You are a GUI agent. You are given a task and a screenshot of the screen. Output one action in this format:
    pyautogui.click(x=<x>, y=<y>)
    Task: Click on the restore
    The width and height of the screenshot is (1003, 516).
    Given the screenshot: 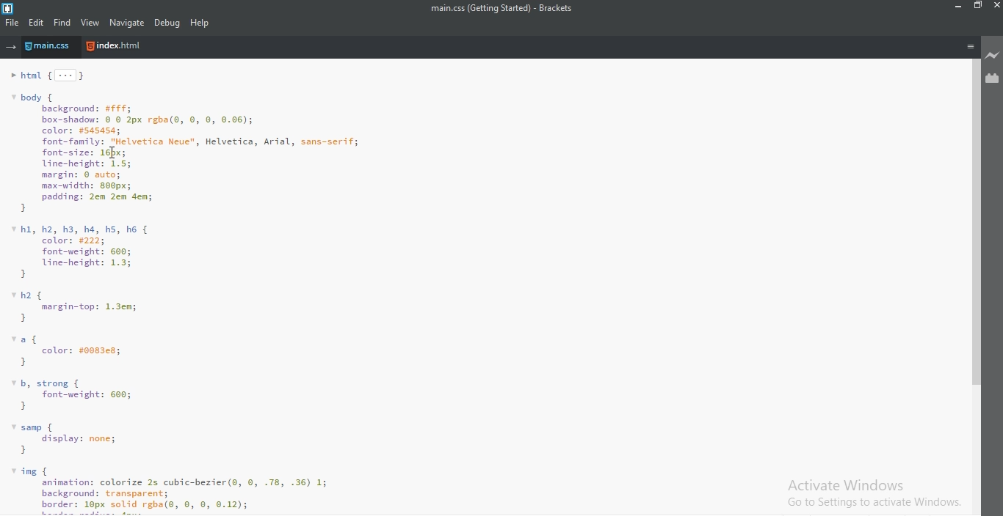 What is the action you would take?
    pyautogui.click(x=977, y=8)
    